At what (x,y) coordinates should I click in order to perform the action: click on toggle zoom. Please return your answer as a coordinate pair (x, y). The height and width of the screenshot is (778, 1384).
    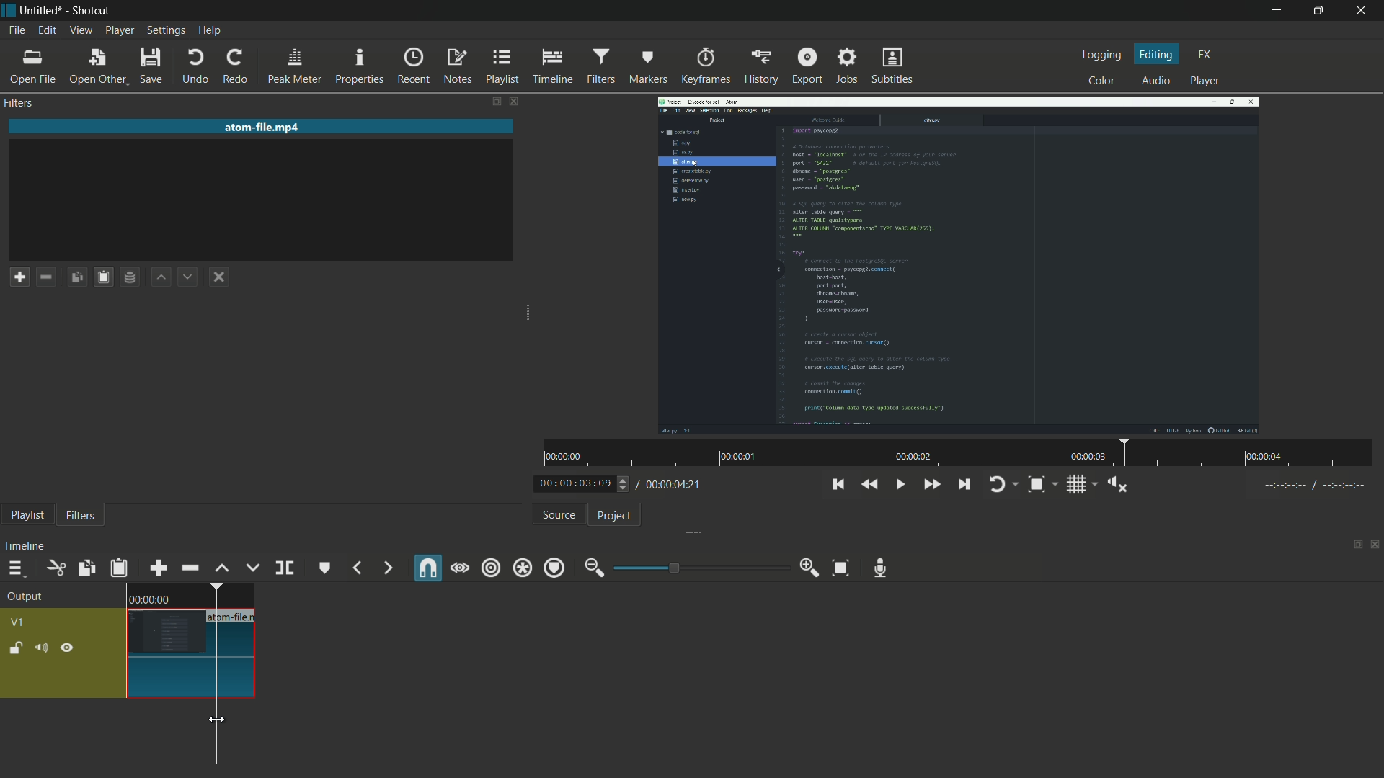
    Looking at the image, I should click on (1037, 485).